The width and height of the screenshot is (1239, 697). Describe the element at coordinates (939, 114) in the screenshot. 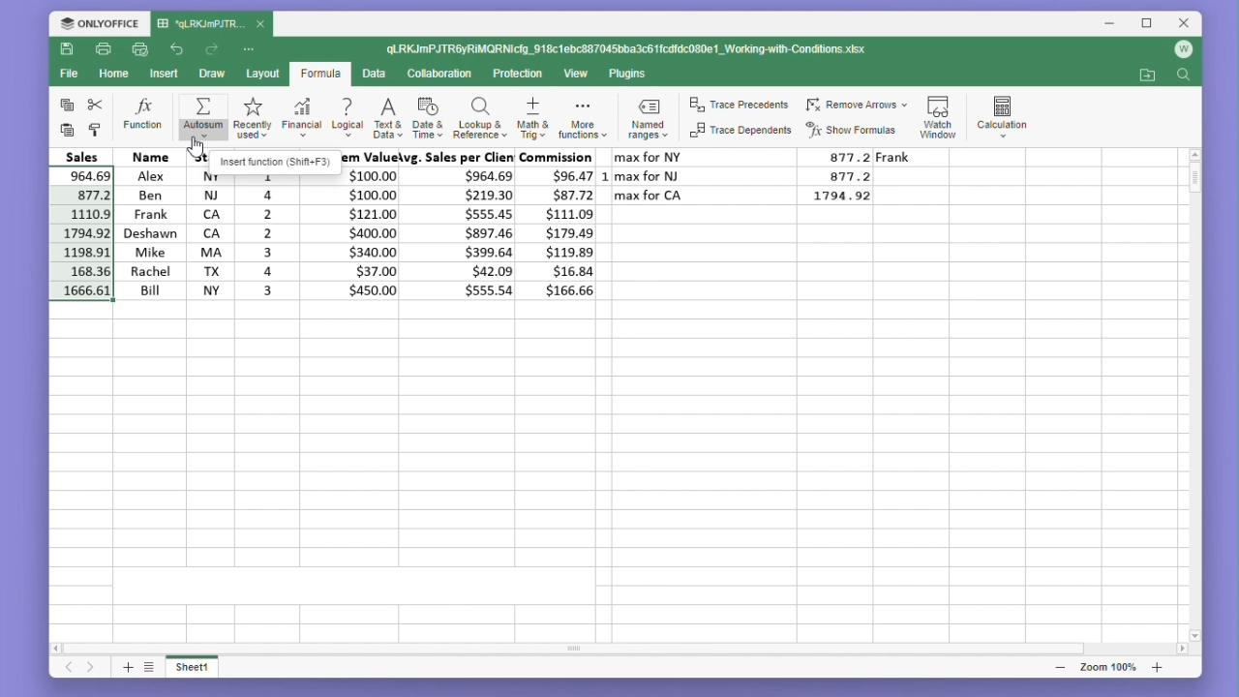

I see `Watch window` at that location.